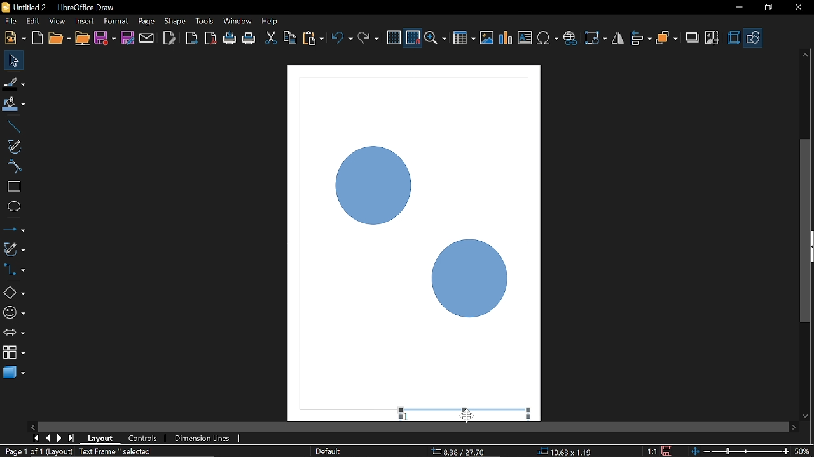 This screenshot has height=457, width=814. I want to click on Text, so click(525, 38).